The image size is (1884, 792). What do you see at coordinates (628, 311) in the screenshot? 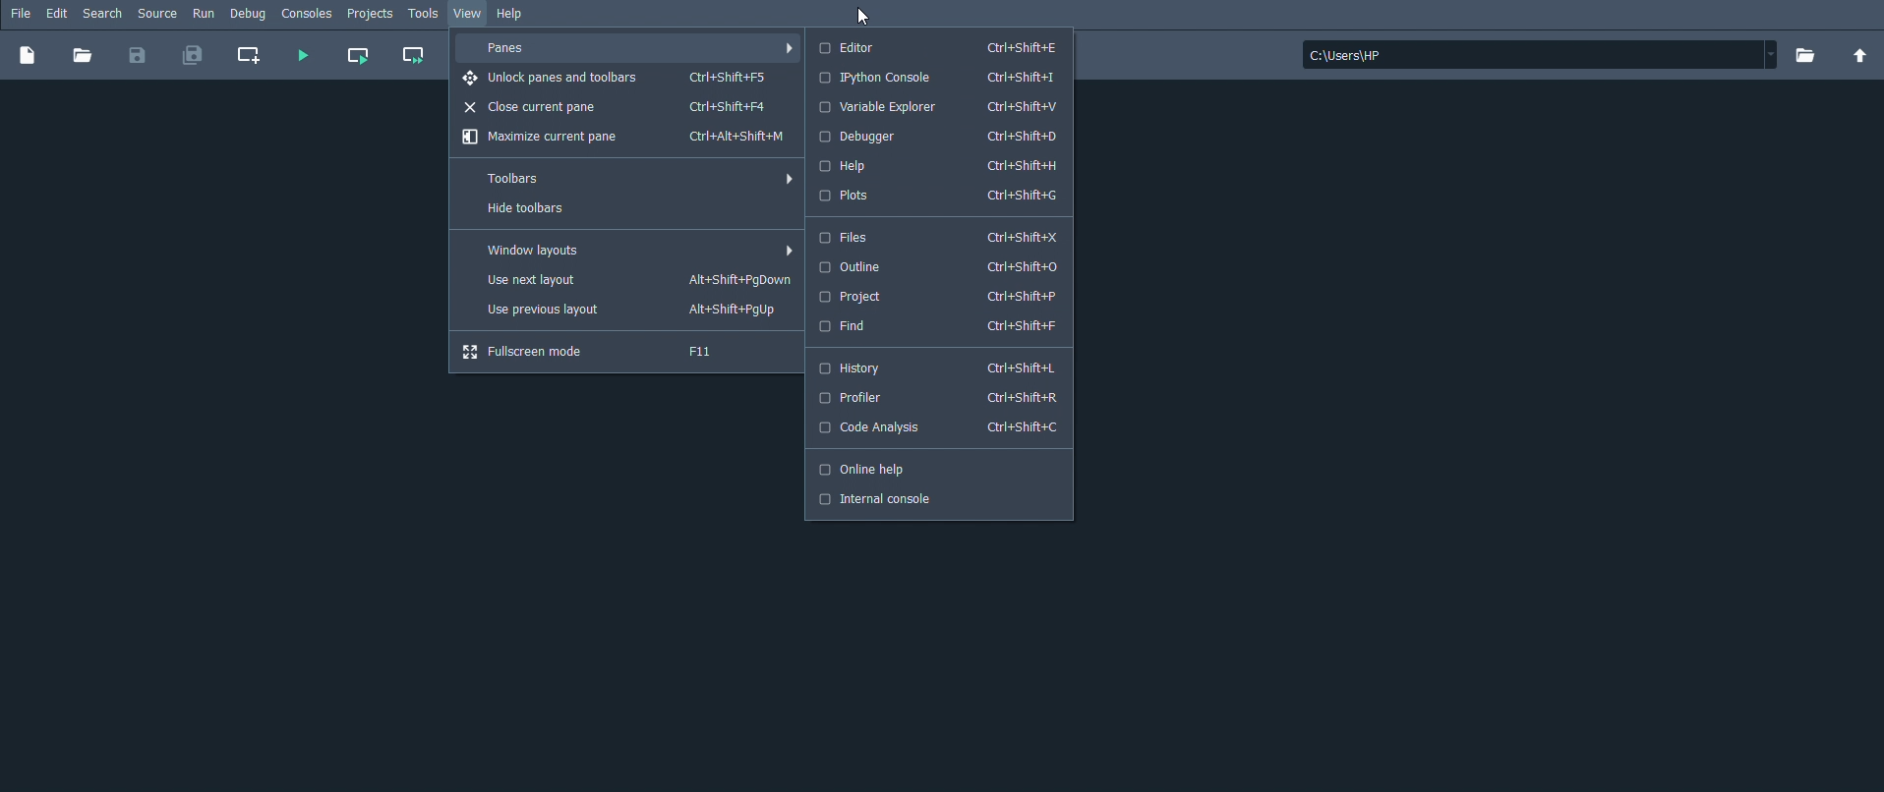
I see `Use previous layout` at bounding box center [628, 311].